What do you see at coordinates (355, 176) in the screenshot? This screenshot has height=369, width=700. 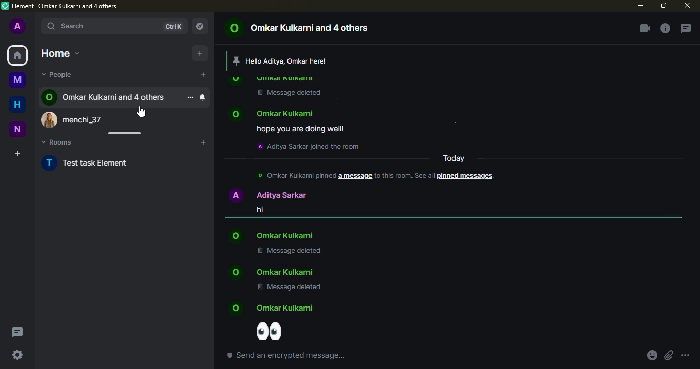 I see `a message` at bounding box center [355, 176].